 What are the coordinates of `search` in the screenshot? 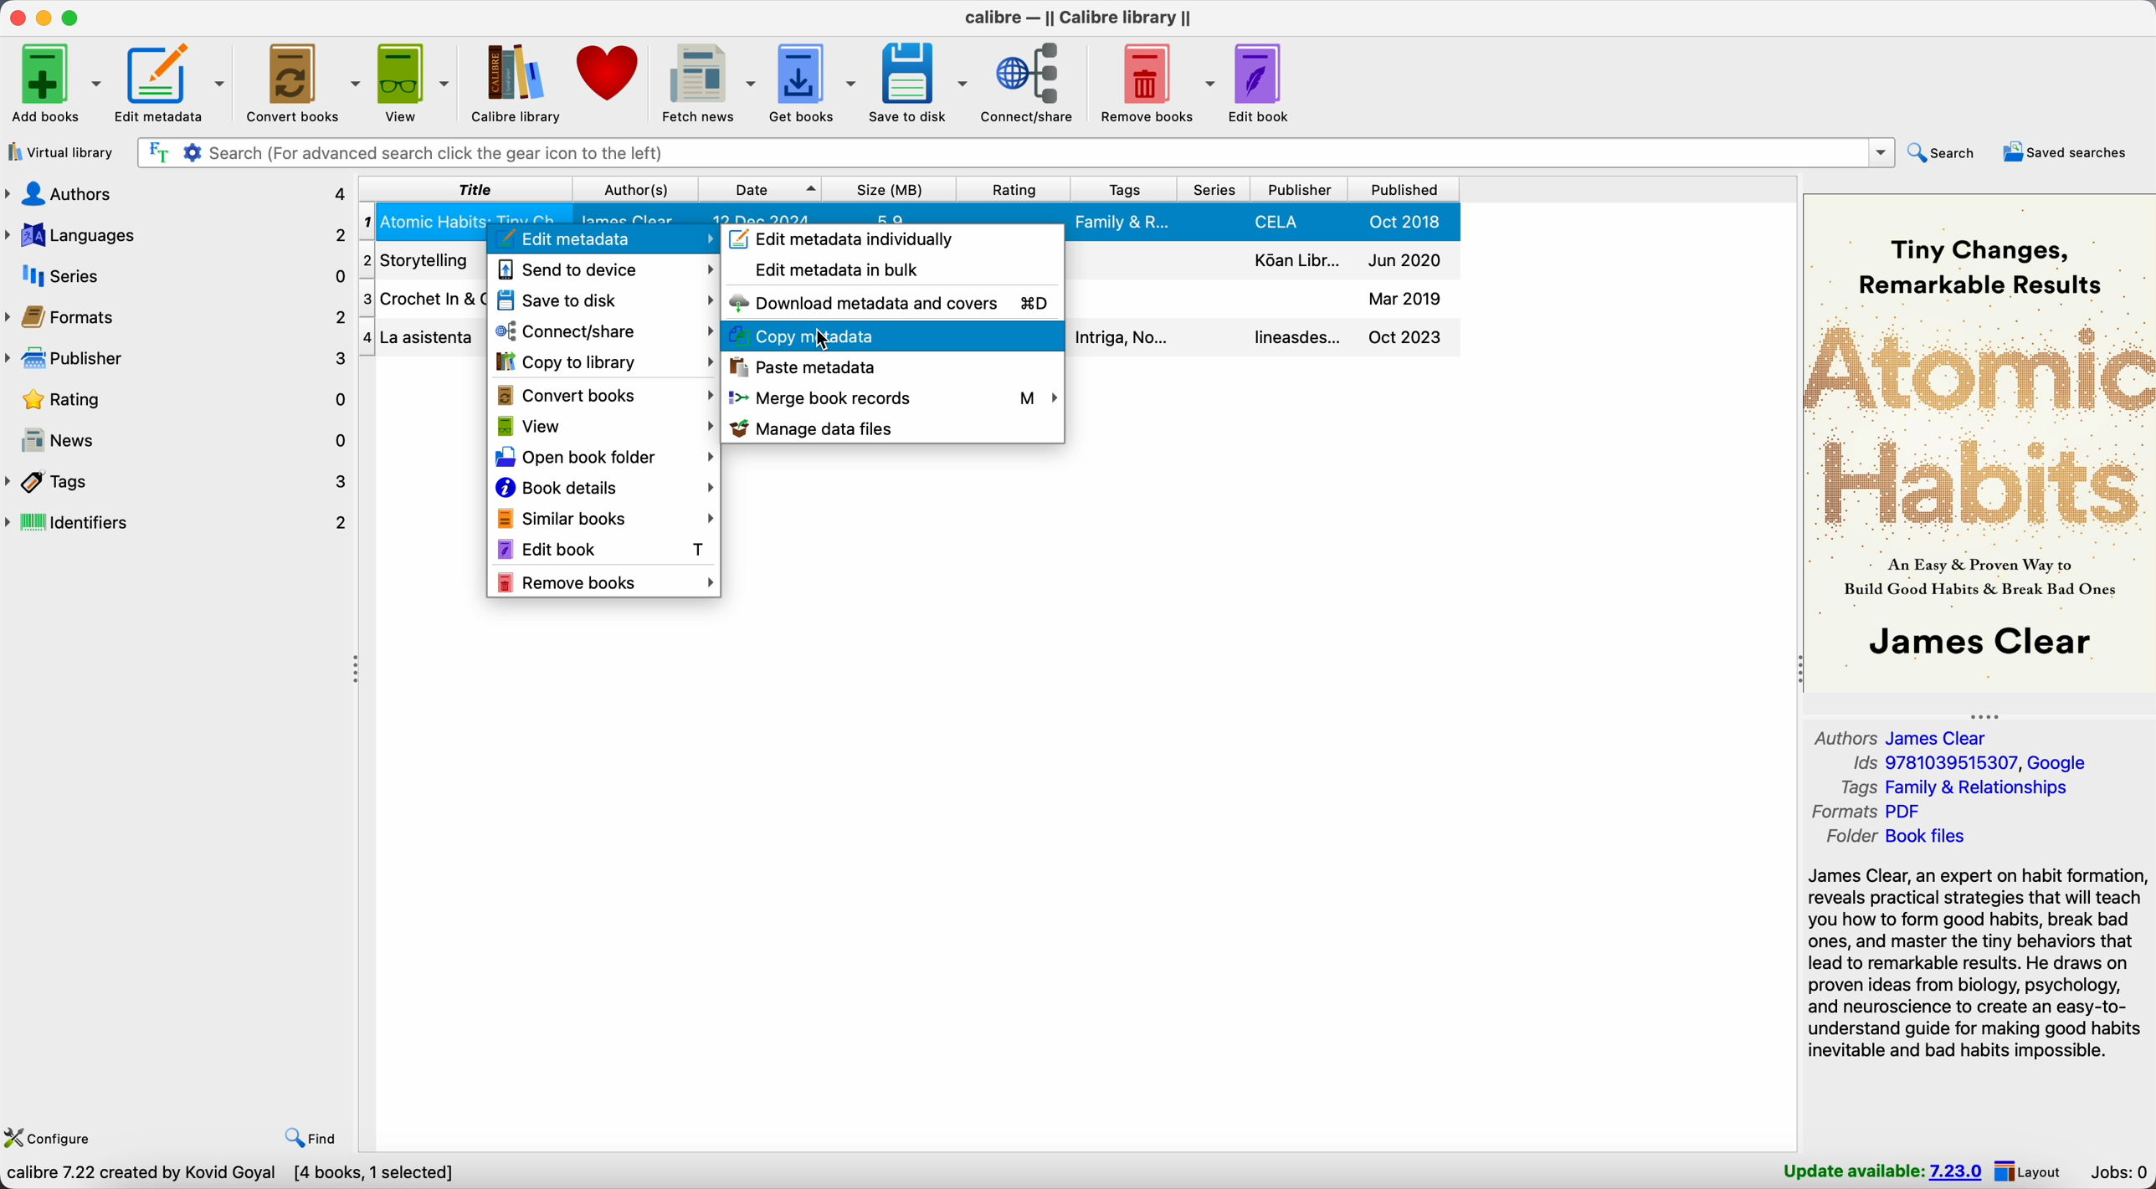 It's located at (1944, 153).